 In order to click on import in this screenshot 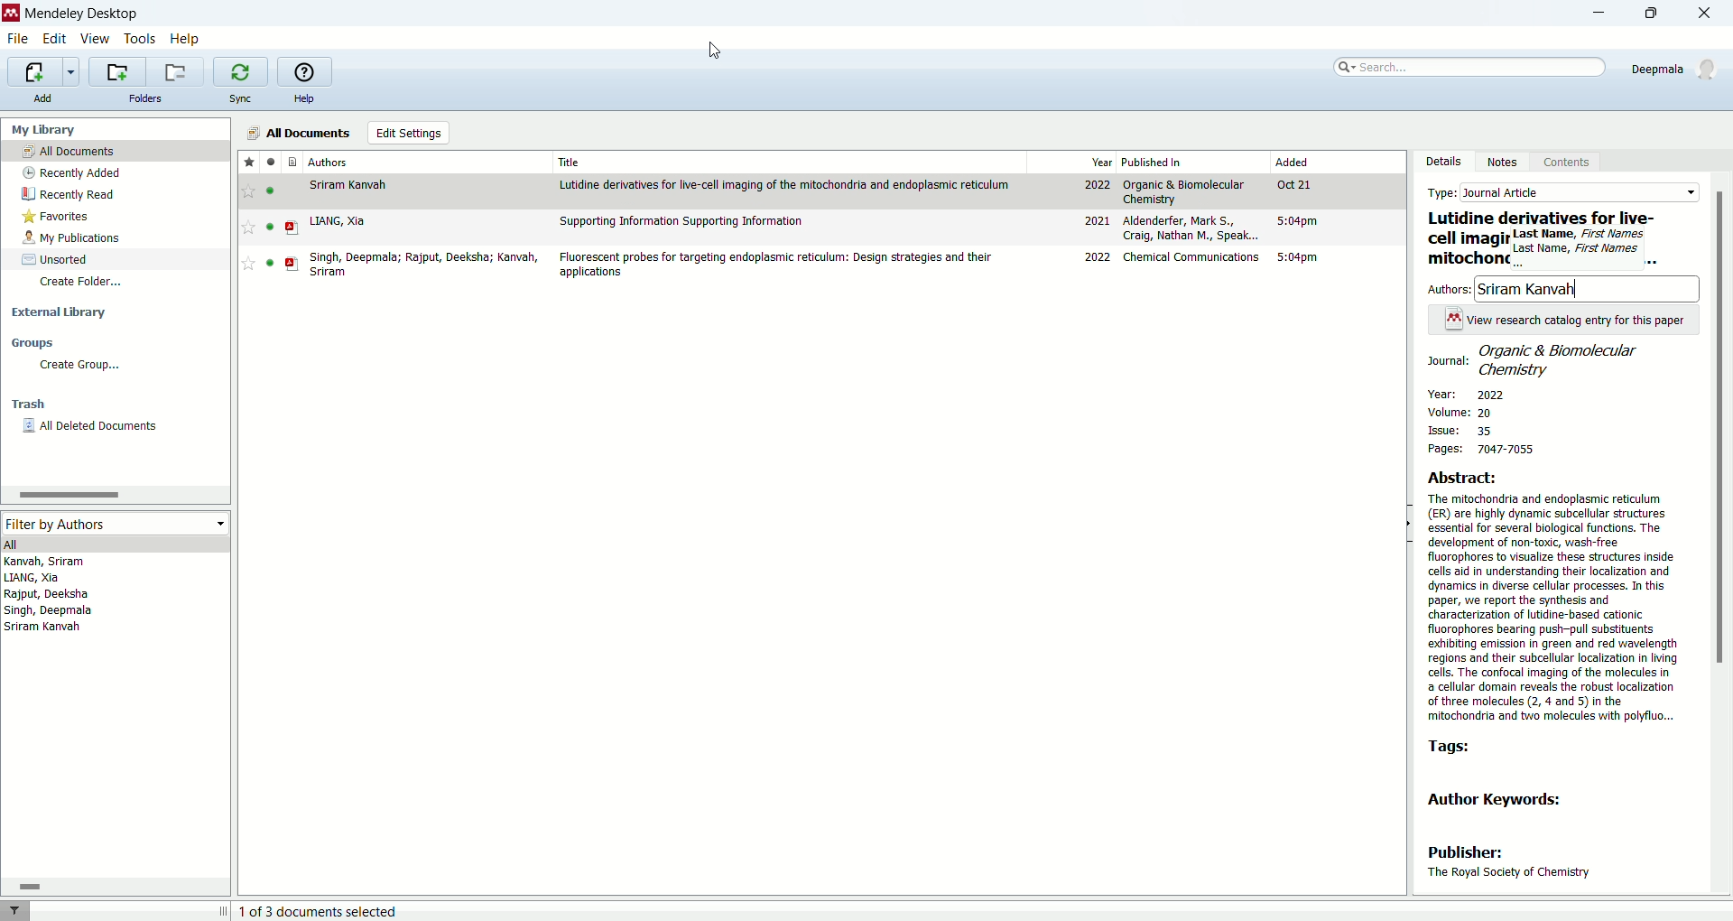, I will do `click(43, 71)`.